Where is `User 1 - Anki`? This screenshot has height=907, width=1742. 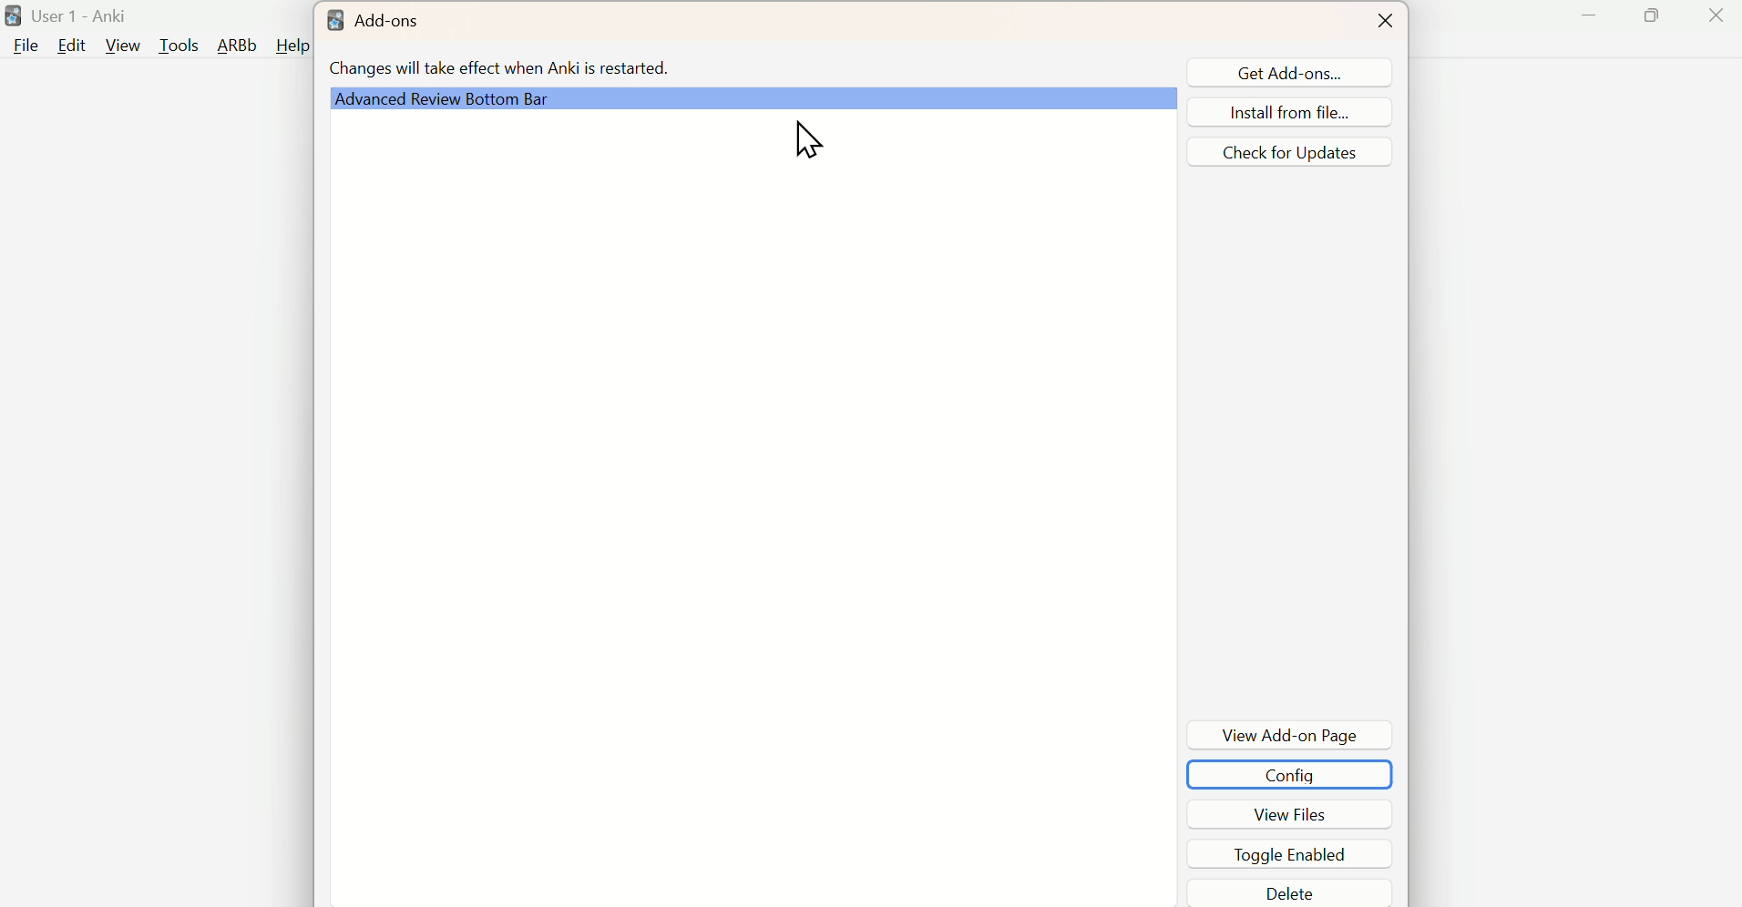
User 1 - Anki is located at coordinates (81, 16).